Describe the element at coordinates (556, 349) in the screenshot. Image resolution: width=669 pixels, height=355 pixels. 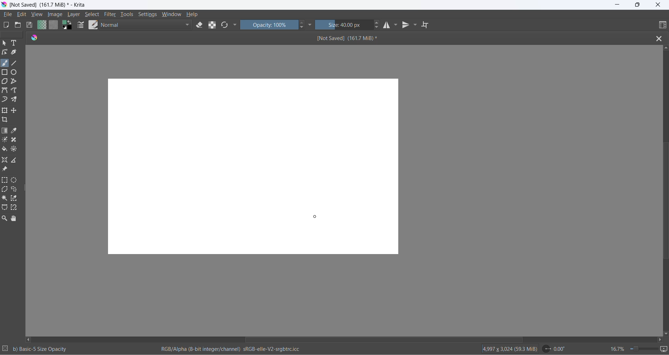
I see `rotation` at that location.